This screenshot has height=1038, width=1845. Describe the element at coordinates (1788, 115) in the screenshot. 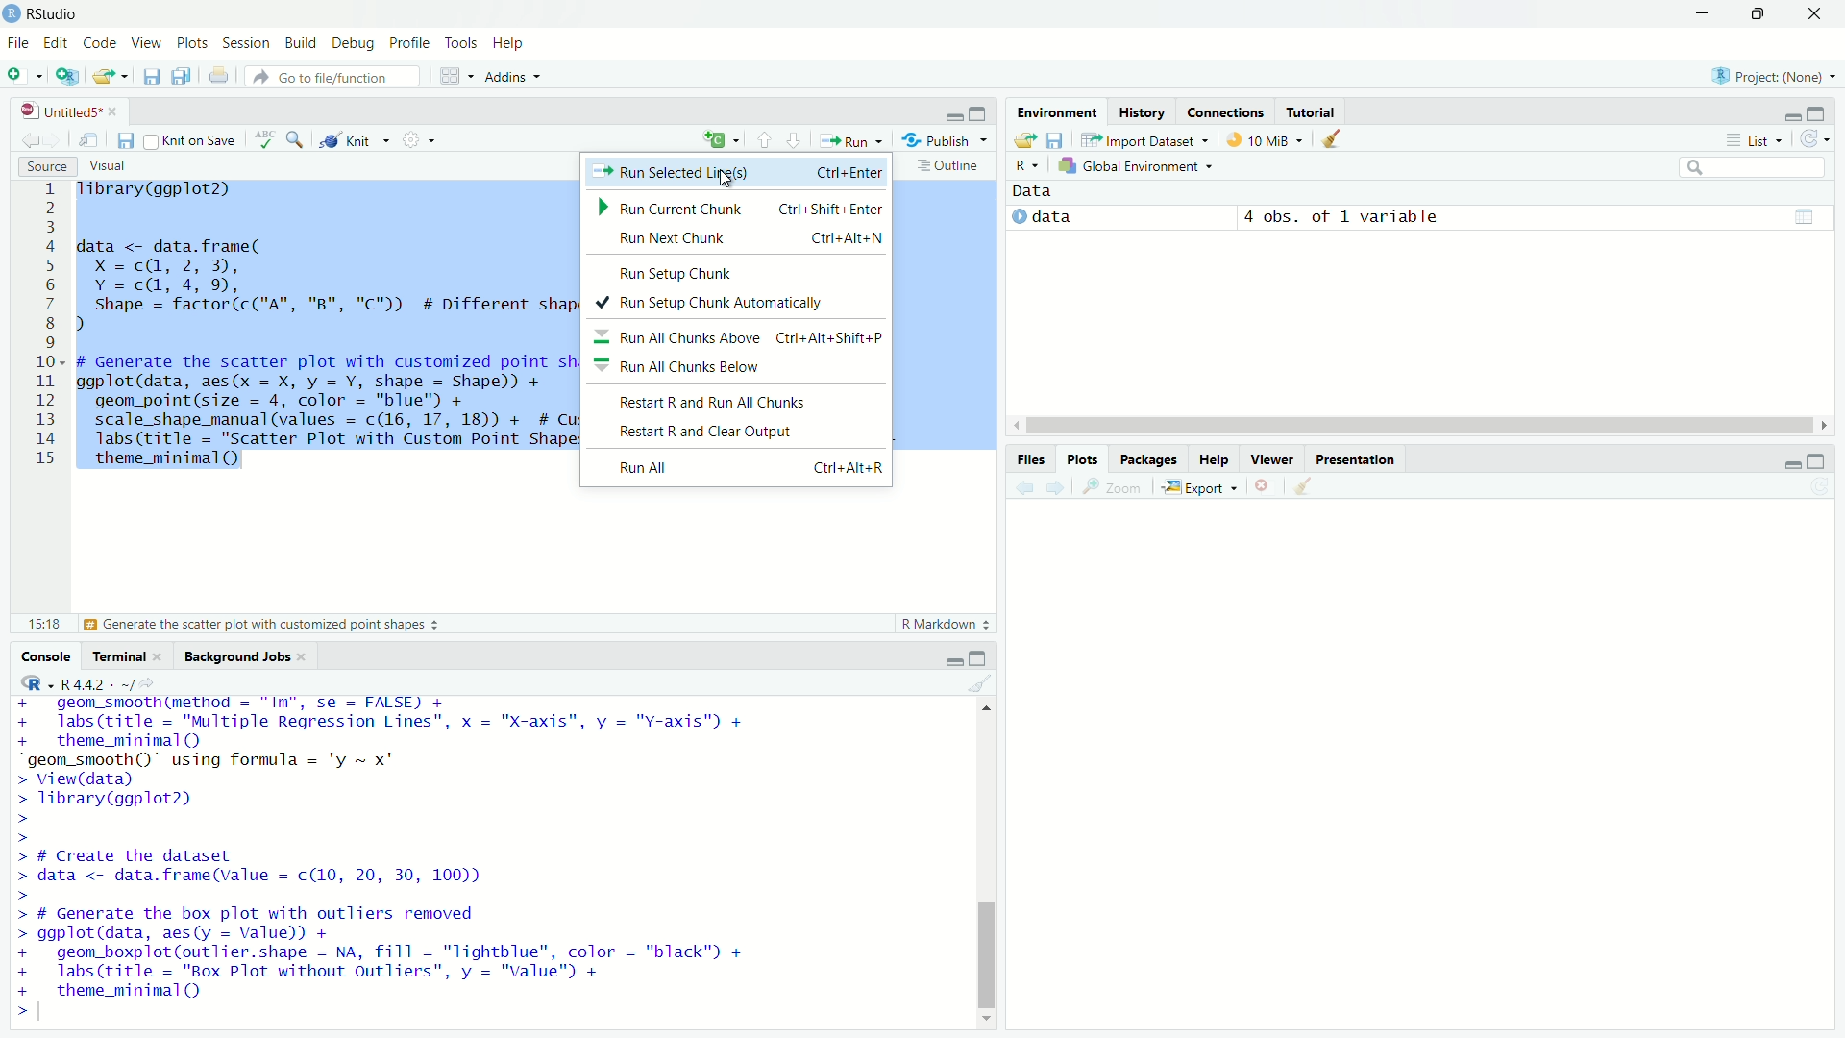

I see `minimize` at that location.